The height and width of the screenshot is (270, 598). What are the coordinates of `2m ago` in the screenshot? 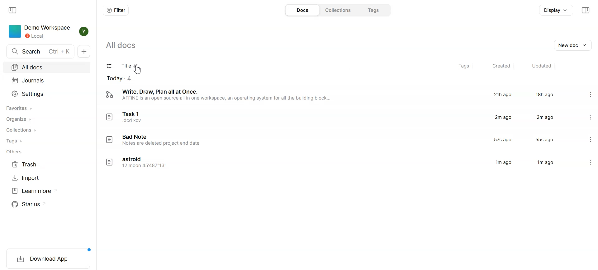 It's located at (502, 118).